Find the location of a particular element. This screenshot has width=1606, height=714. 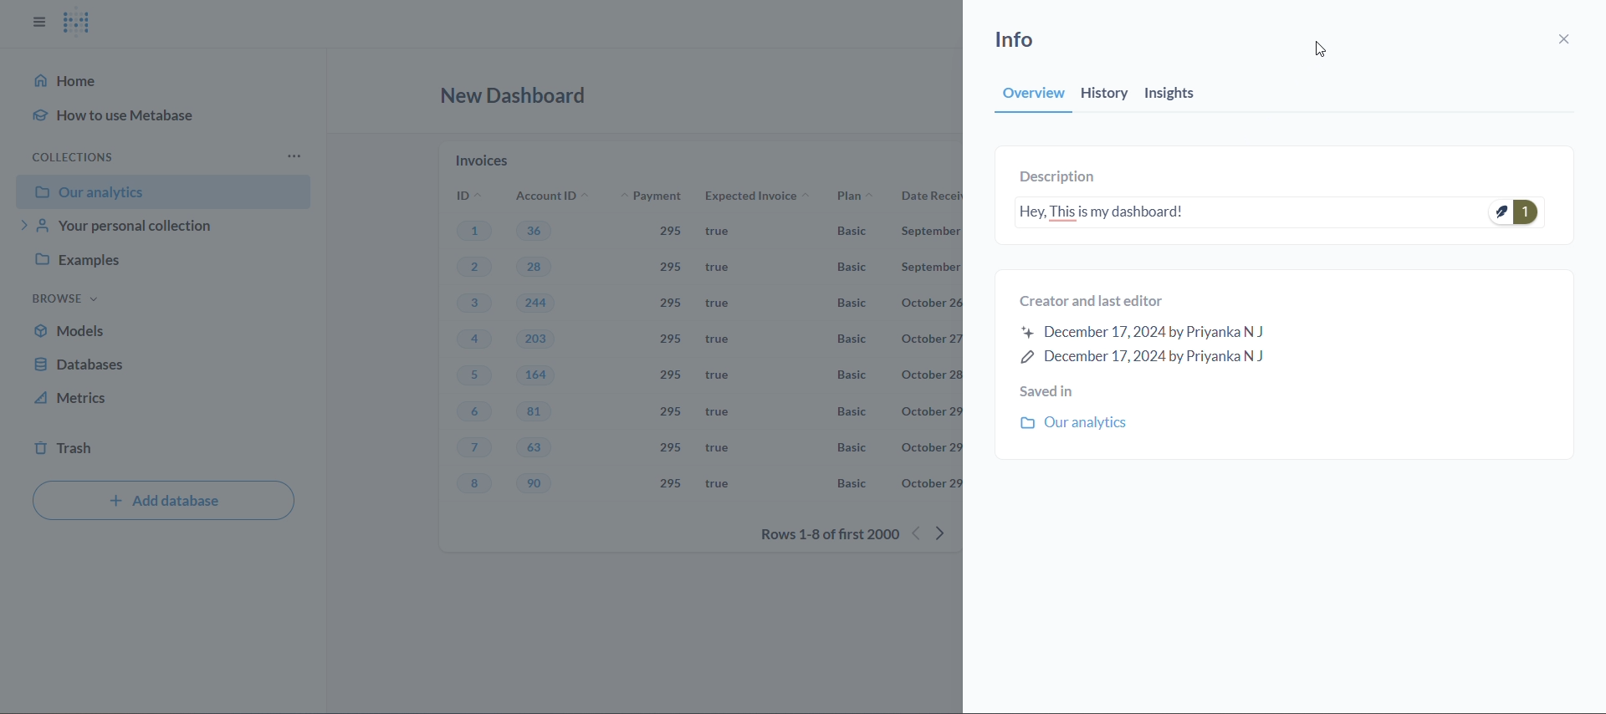

date received is located at coordinates (926, 199).